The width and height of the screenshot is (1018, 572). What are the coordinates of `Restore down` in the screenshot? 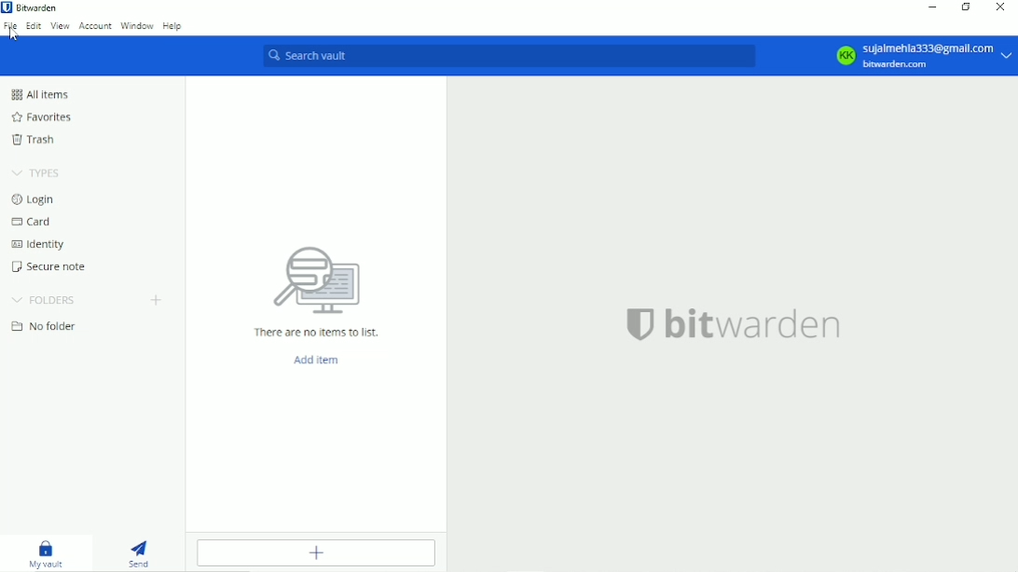 It's located at (967, 7).